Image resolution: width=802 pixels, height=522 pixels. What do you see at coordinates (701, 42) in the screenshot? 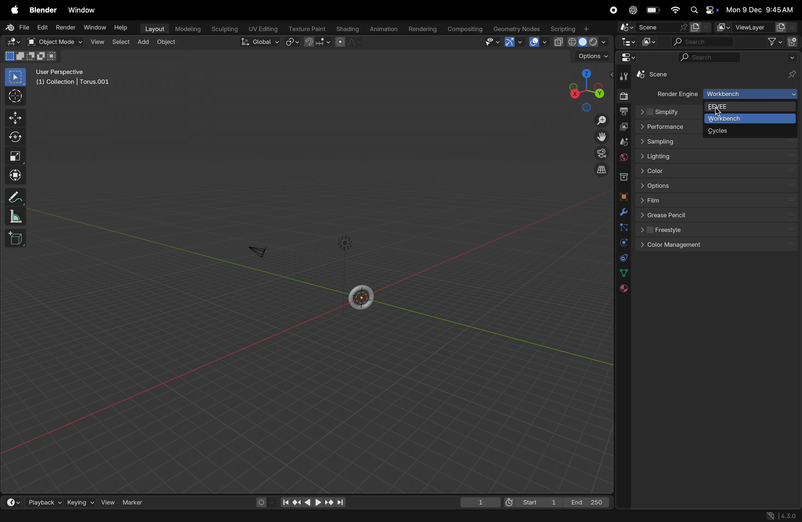
I see `search` at bounding box center [701, 42].